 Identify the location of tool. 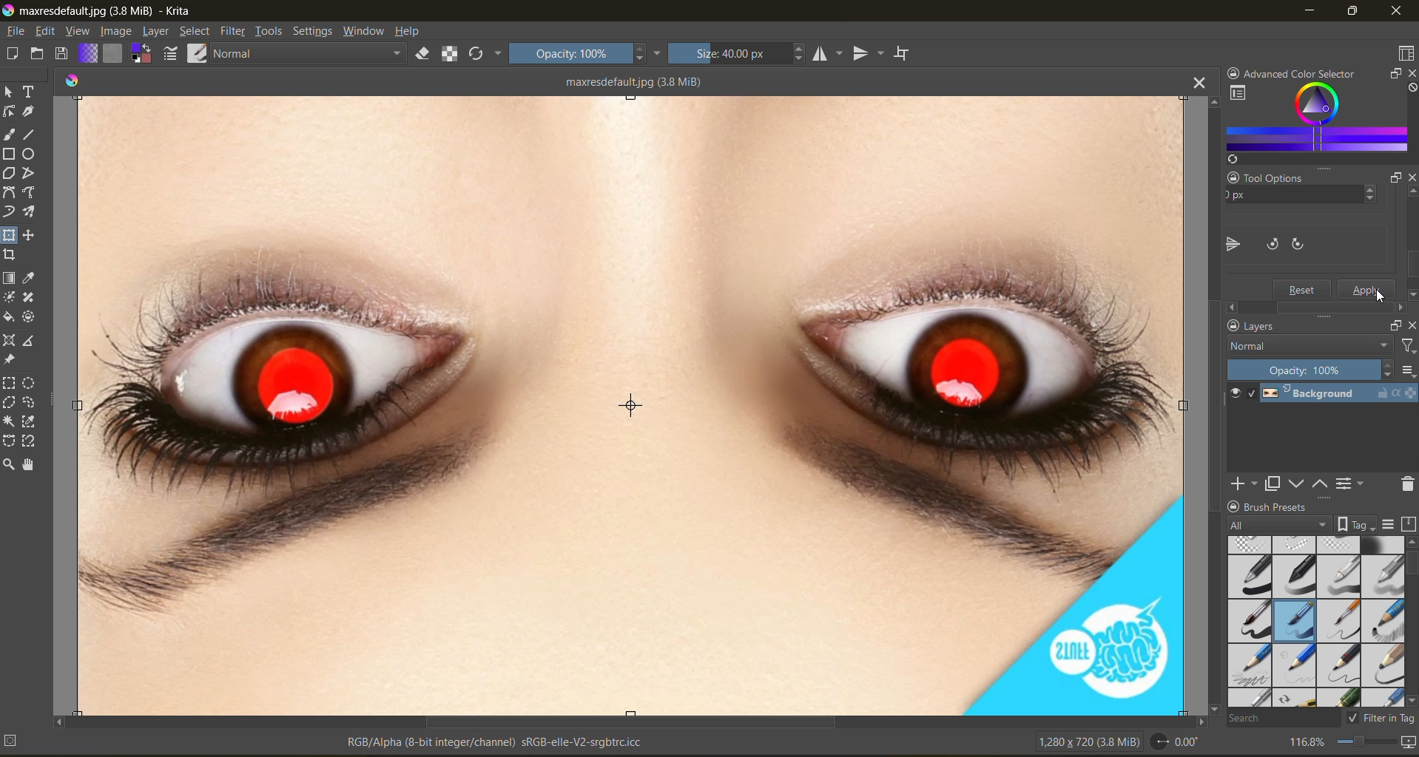
(30, 340).